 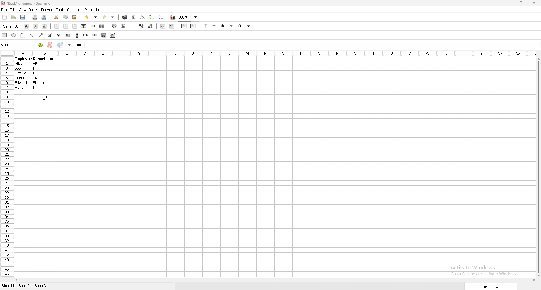 What do you see at coordinates (276, 280) in the screenshot?
I see `scroll bar` at bounding box center [276, 280].